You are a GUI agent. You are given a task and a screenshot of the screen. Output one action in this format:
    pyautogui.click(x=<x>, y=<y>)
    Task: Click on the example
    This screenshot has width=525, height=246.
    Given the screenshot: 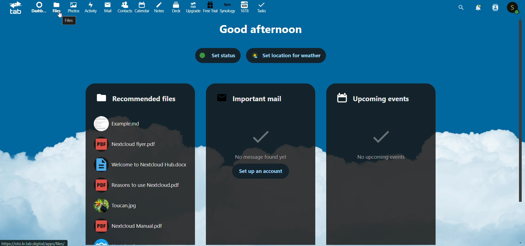 What is the action you would take?
    pyautogui.click(x=120, y=123)
    